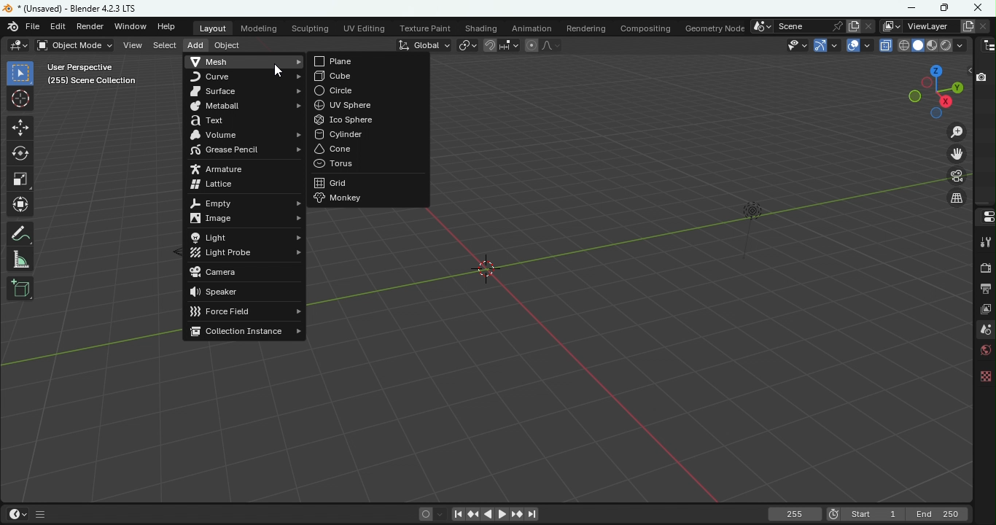  What do you see at coordinates (550, 46) in the screenshot?
I see `Proportional editing falloff` at bounding box center [550, 46].